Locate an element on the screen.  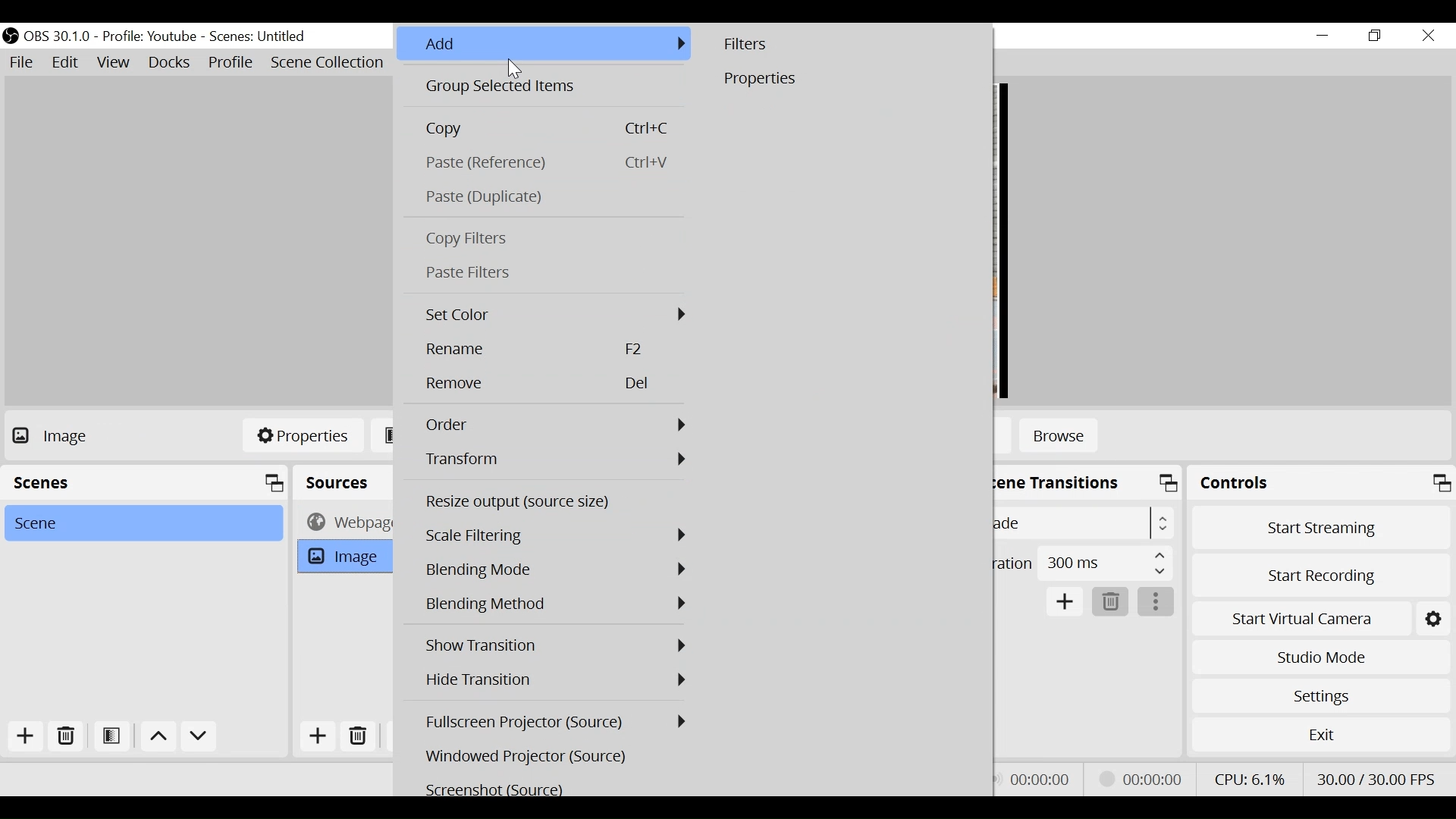
more options is located at coordinates (1156, 602).